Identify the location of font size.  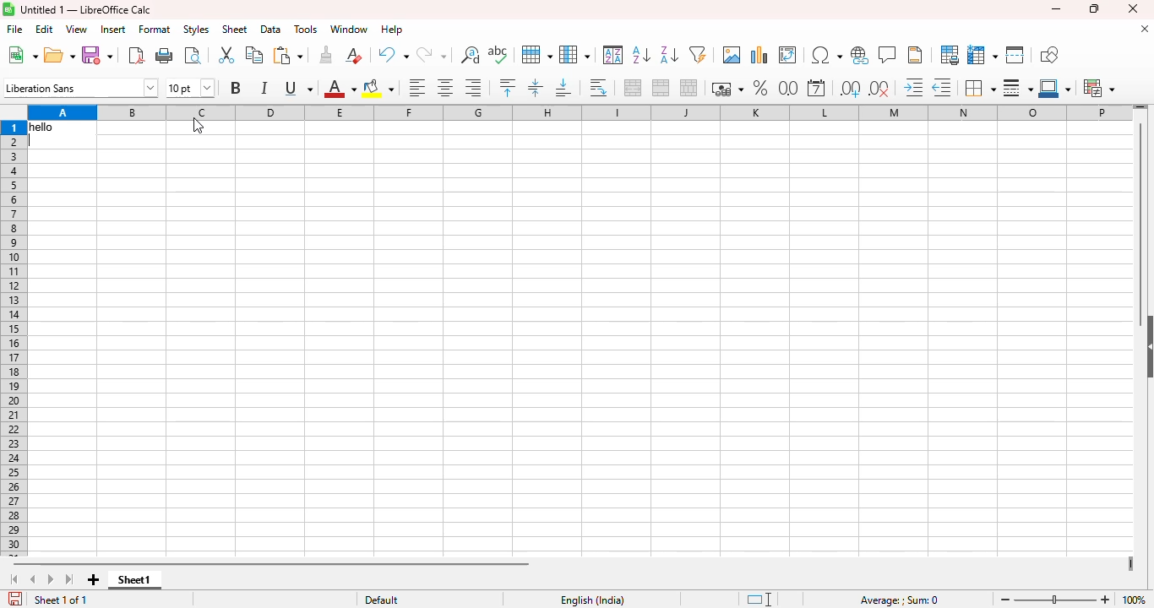
(190, 88).